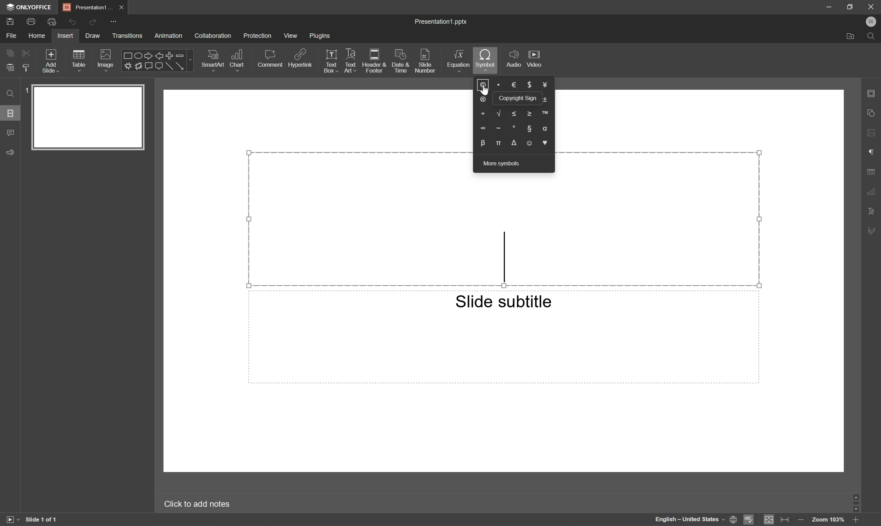  Describe the element at coordinates (168, 36) in the screenshot. I see `Animation` at that location.